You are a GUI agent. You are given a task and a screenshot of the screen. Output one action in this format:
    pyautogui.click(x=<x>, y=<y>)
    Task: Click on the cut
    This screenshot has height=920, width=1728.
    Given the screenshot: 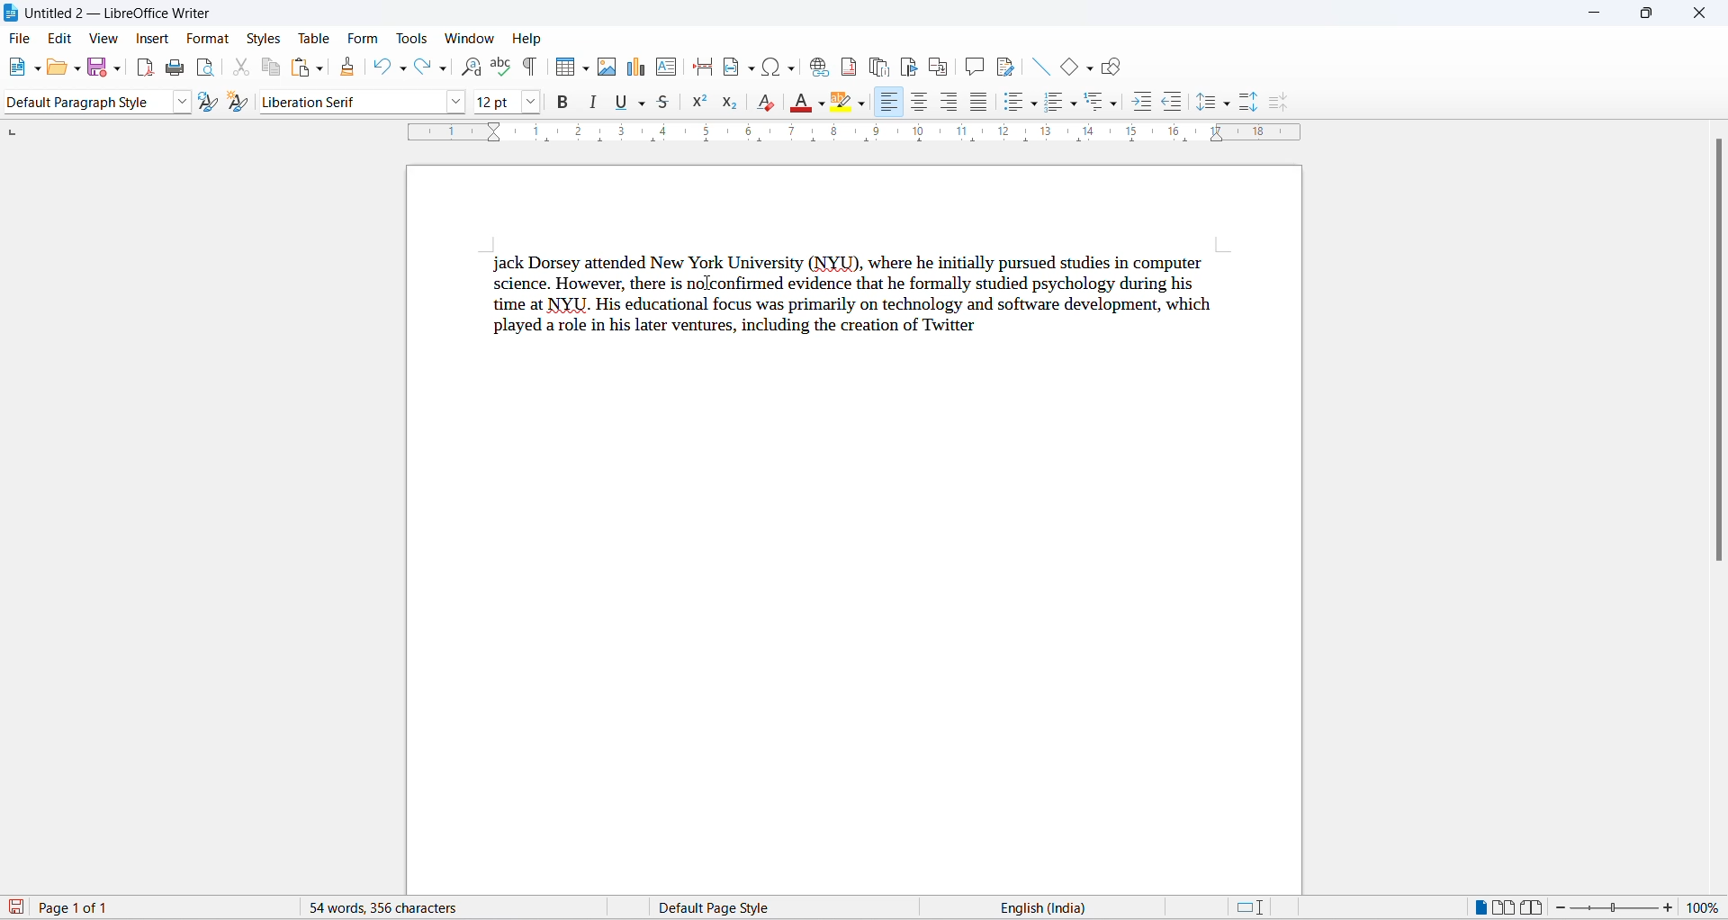 What is the action you would take?
    pyautogui.click(x=241, y=67)
    